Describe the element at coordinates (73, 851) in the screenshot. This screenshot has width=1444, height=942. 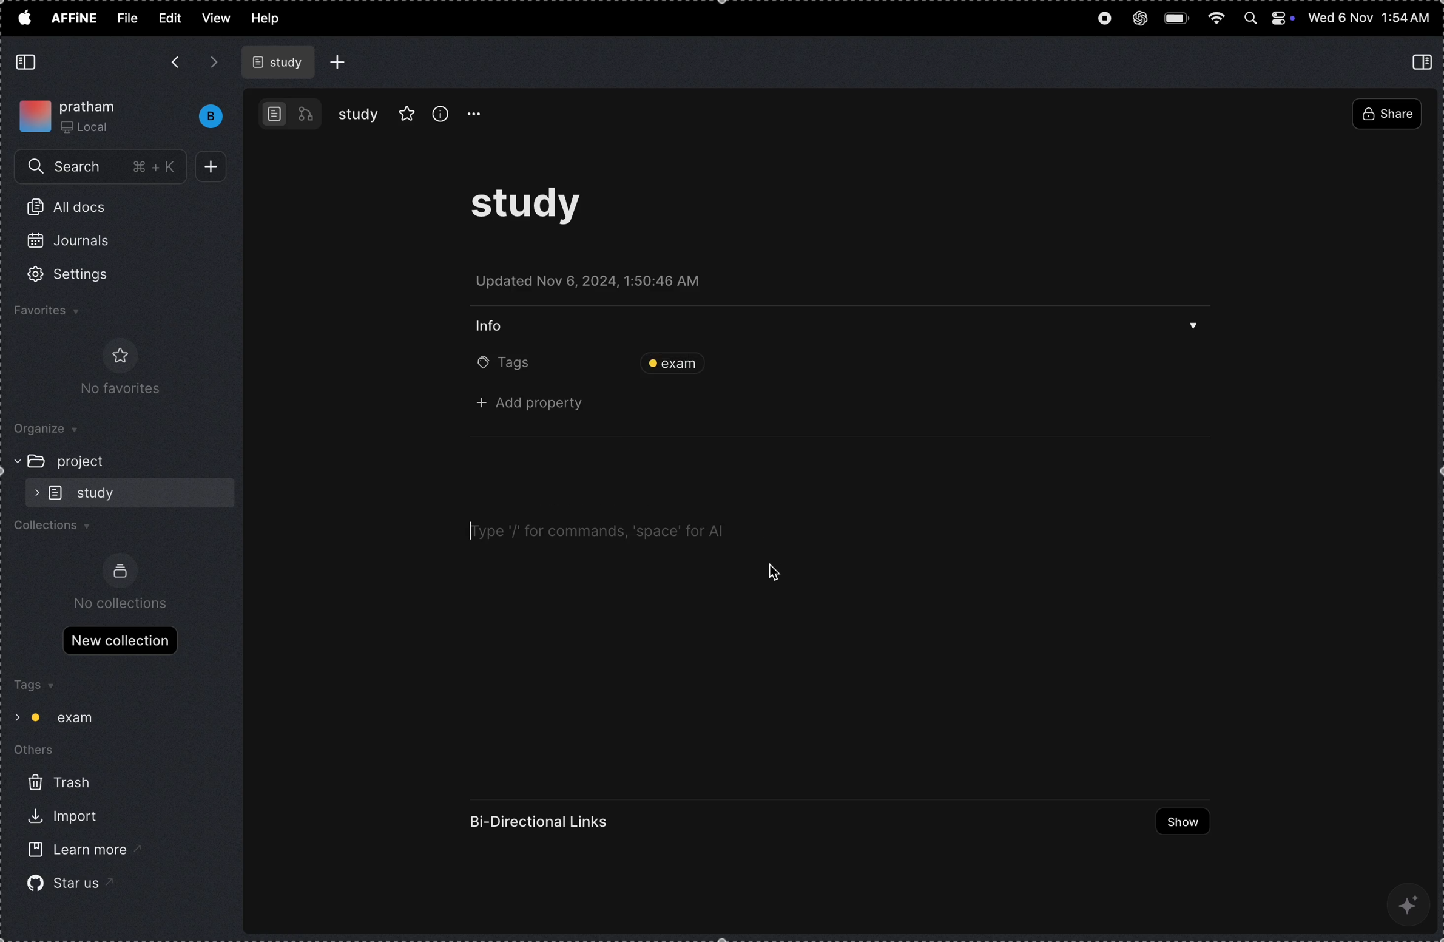
I see `learn more` at that location.